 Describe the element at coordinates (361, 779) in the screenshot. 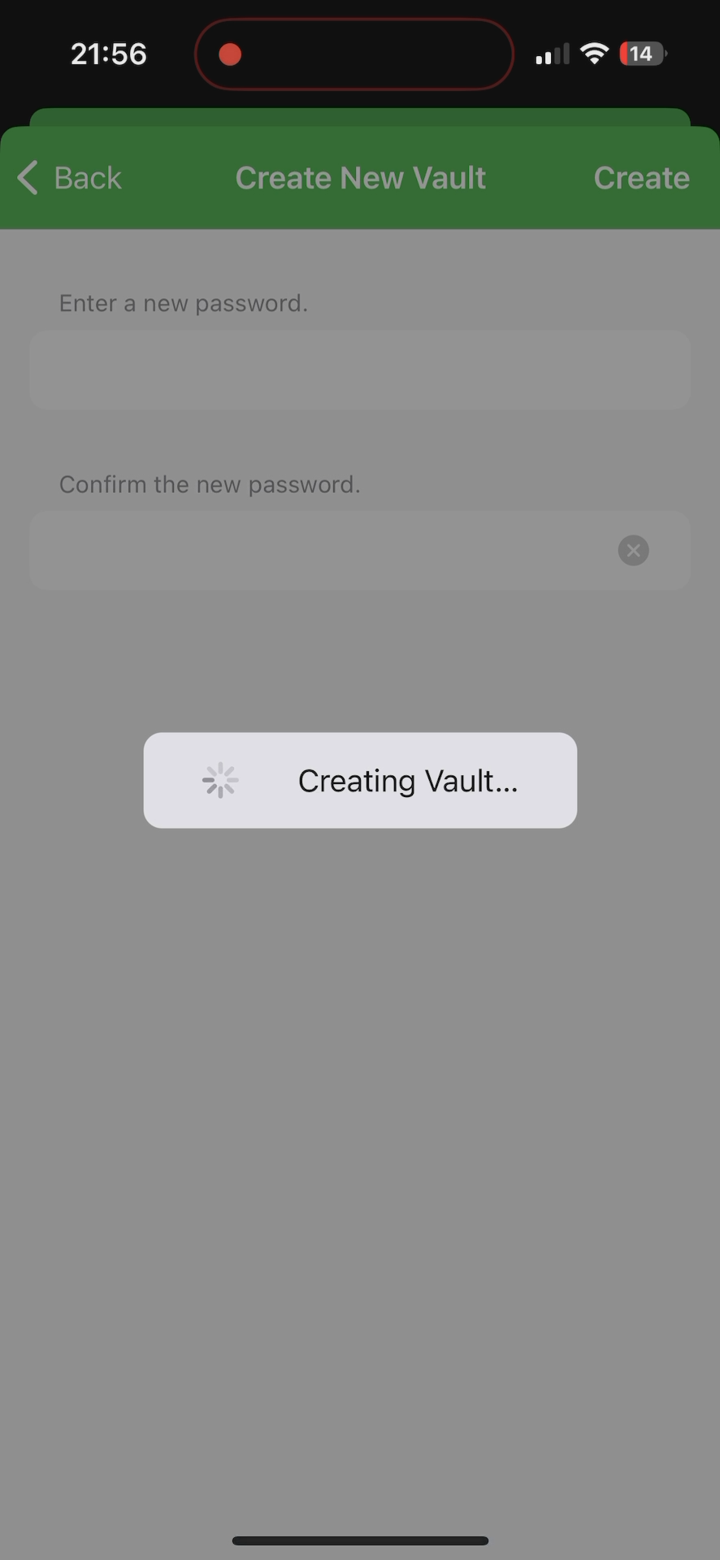

I see `creating vault` at that location.